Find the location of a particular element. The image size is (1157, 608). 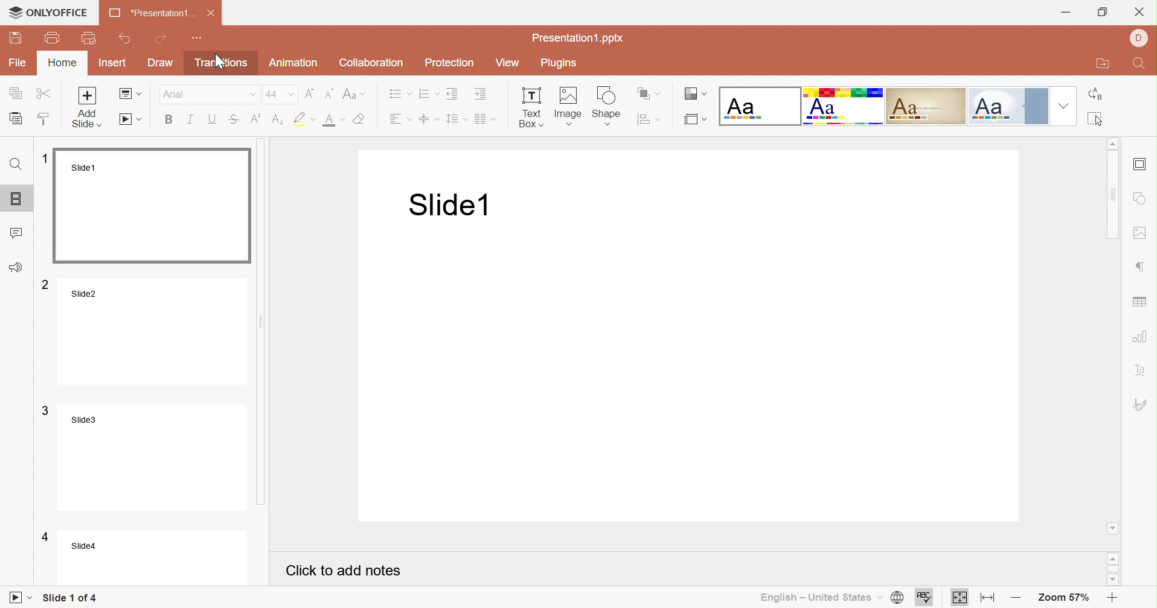

Scroll down is located at coordinates (1113, 528).